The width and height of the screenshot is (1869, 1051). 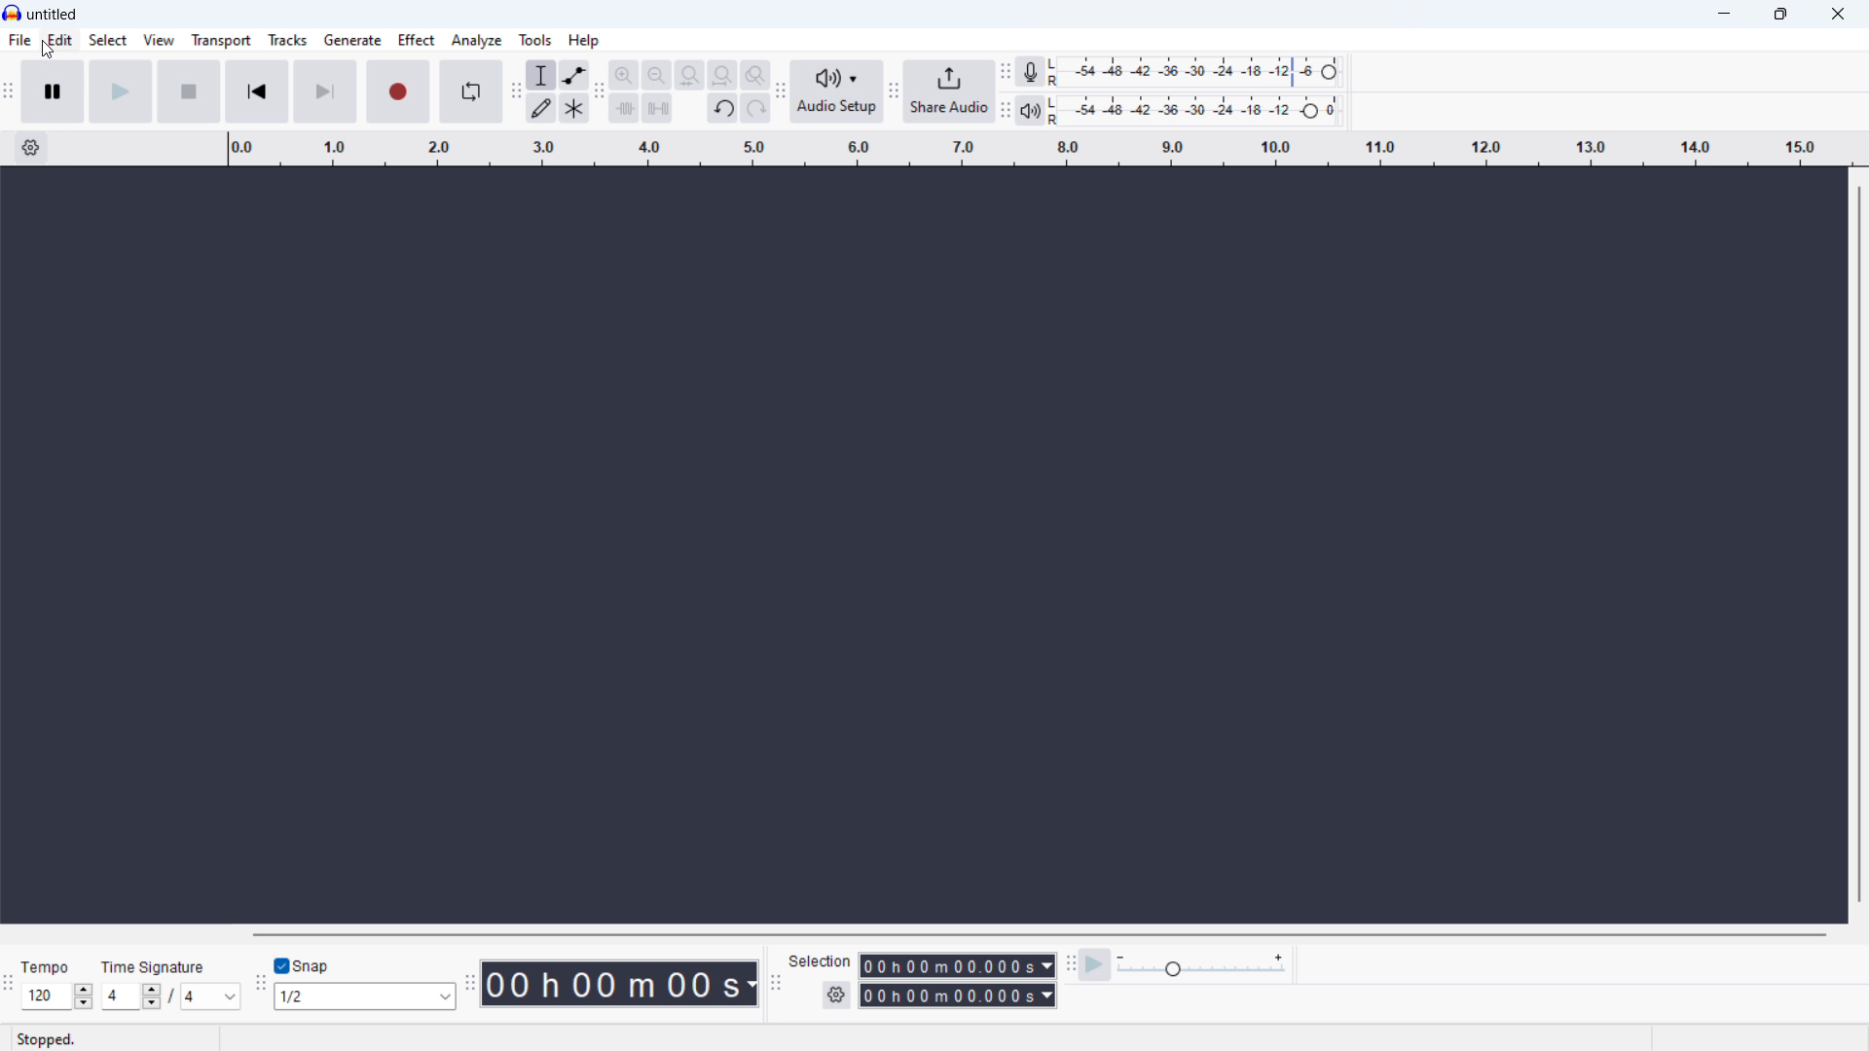 What do you see at coordinates (1004, 70) in the screenshot?
I see `recording meter toolbar` at bounding box center [1004, 70].